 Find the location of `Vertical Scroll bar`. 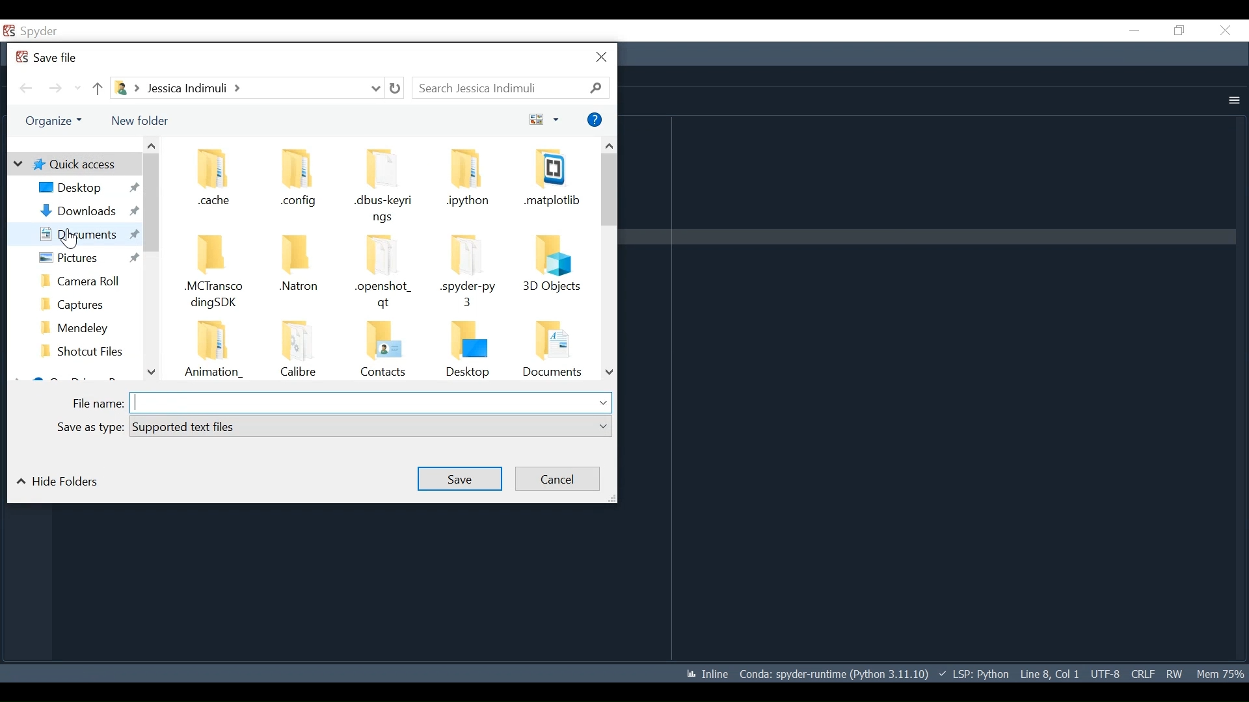

Vertical Scroll bar is located at coordinates (610, 190).